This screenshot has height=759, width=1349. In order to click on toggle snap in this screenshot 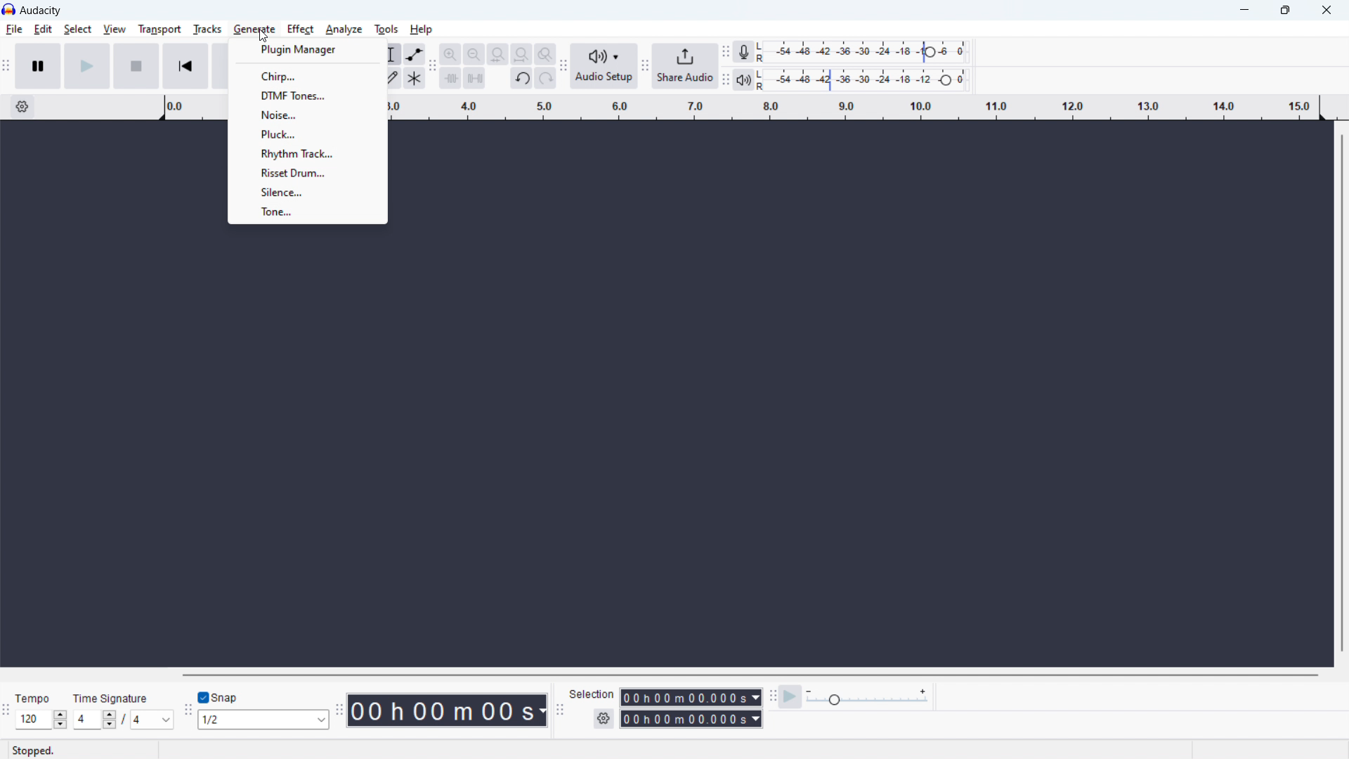, I will do `click(218, 697)`.